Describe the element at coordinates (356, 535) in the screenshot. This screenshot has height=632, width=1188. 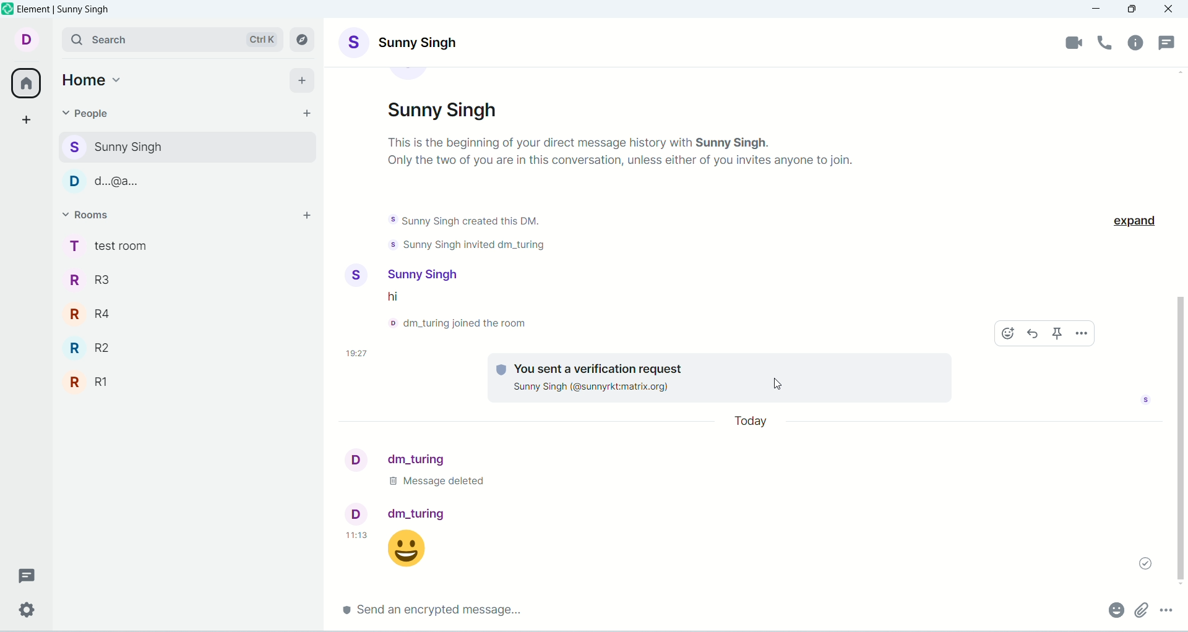
I see `11:13` at that location.